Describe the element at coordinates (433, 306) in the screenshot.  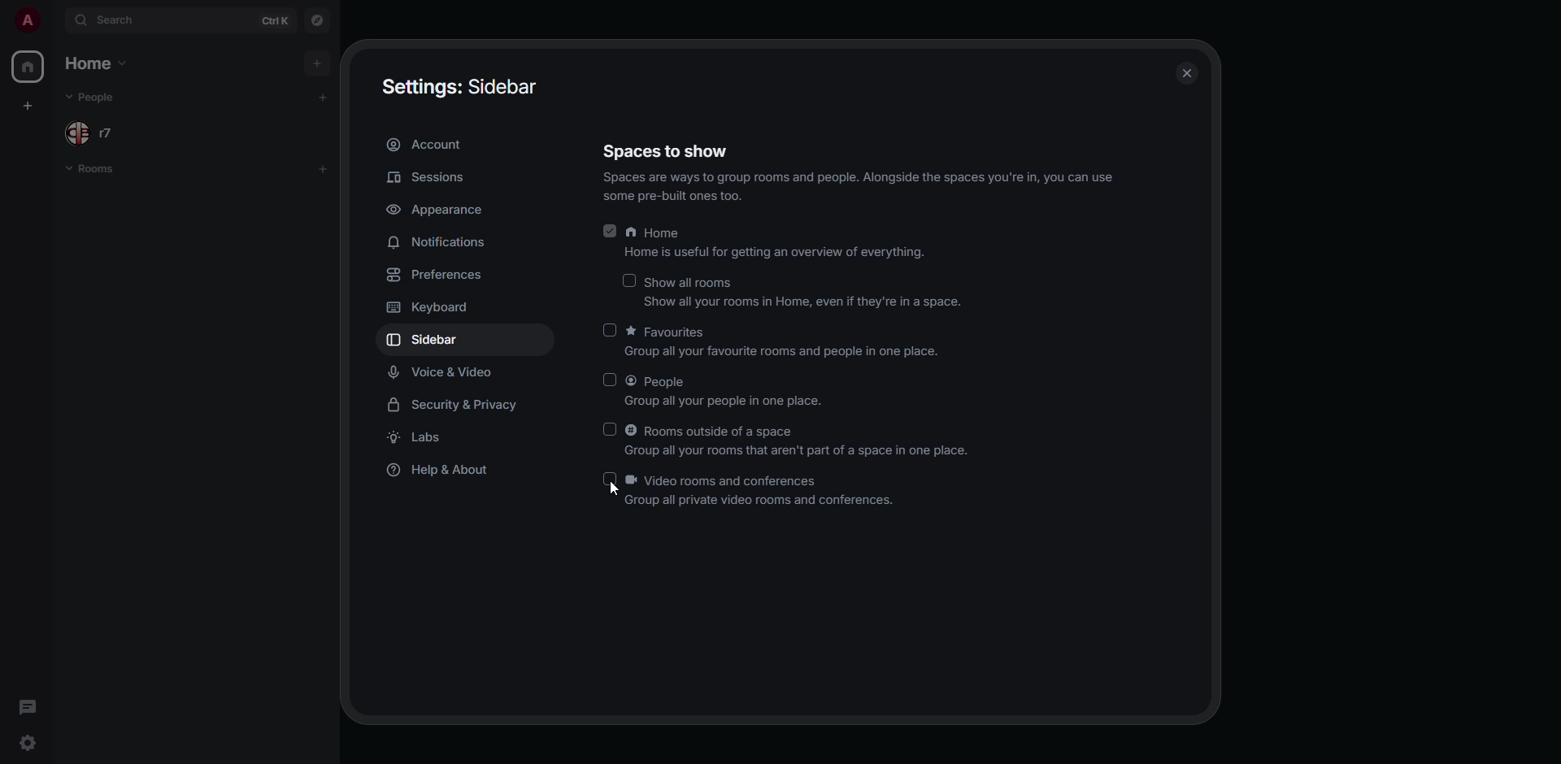
I see `keyboard` at that location.